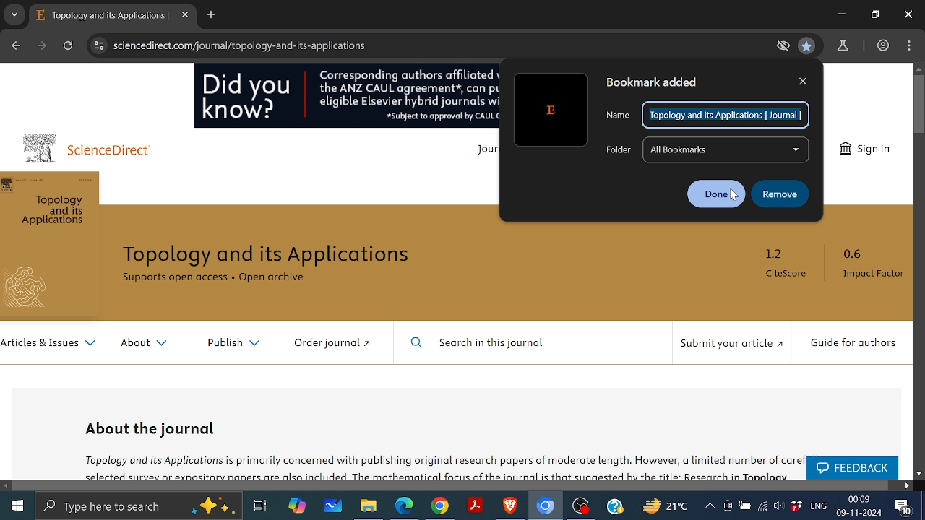 The width and height of the screenshot is (925, 520). I want to click on Topology and its Applications | Journal |, so click(725, 116).